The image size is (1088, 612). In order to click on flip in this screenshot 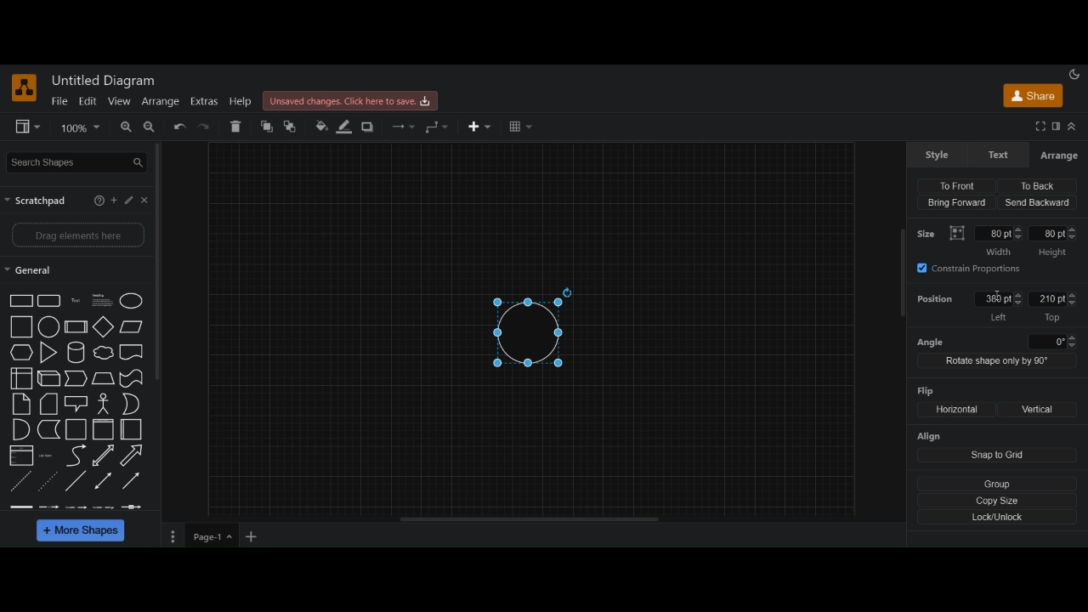, I will do `click(927, 390)`.